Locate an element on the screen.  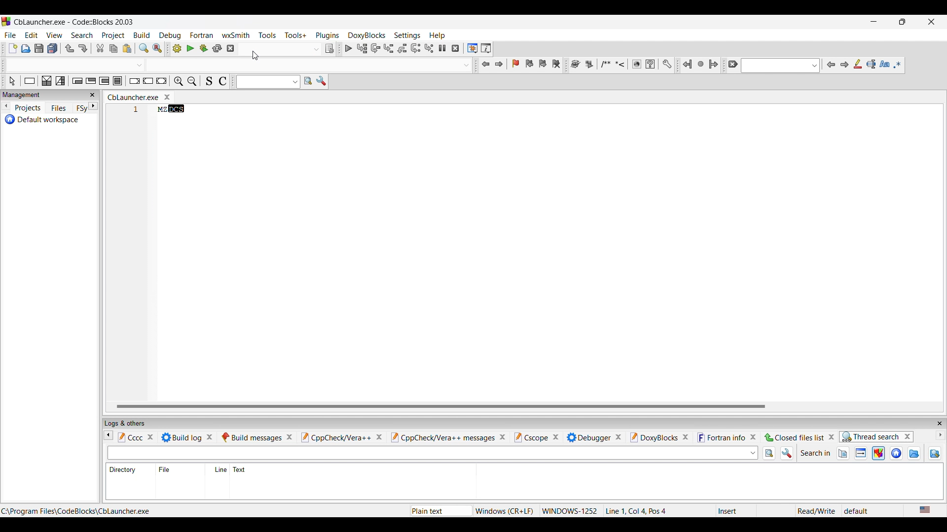
Close tab is located at coordinates (502, 436).